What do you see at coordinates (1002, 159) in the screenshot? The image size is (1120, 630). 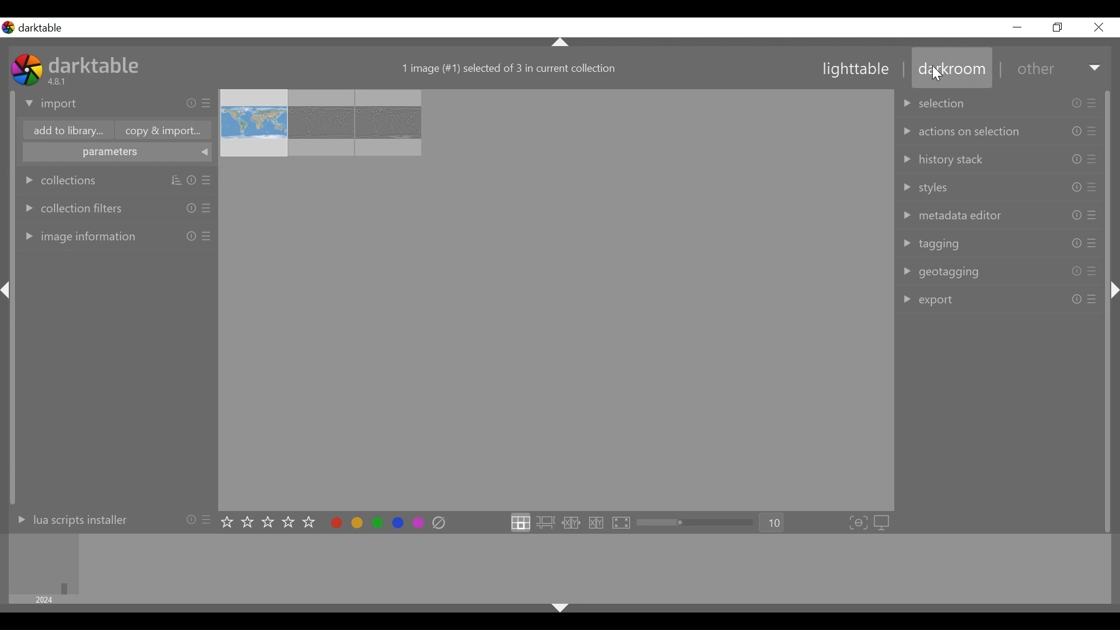 I see `history stack` at bounding box center [1002, 159].